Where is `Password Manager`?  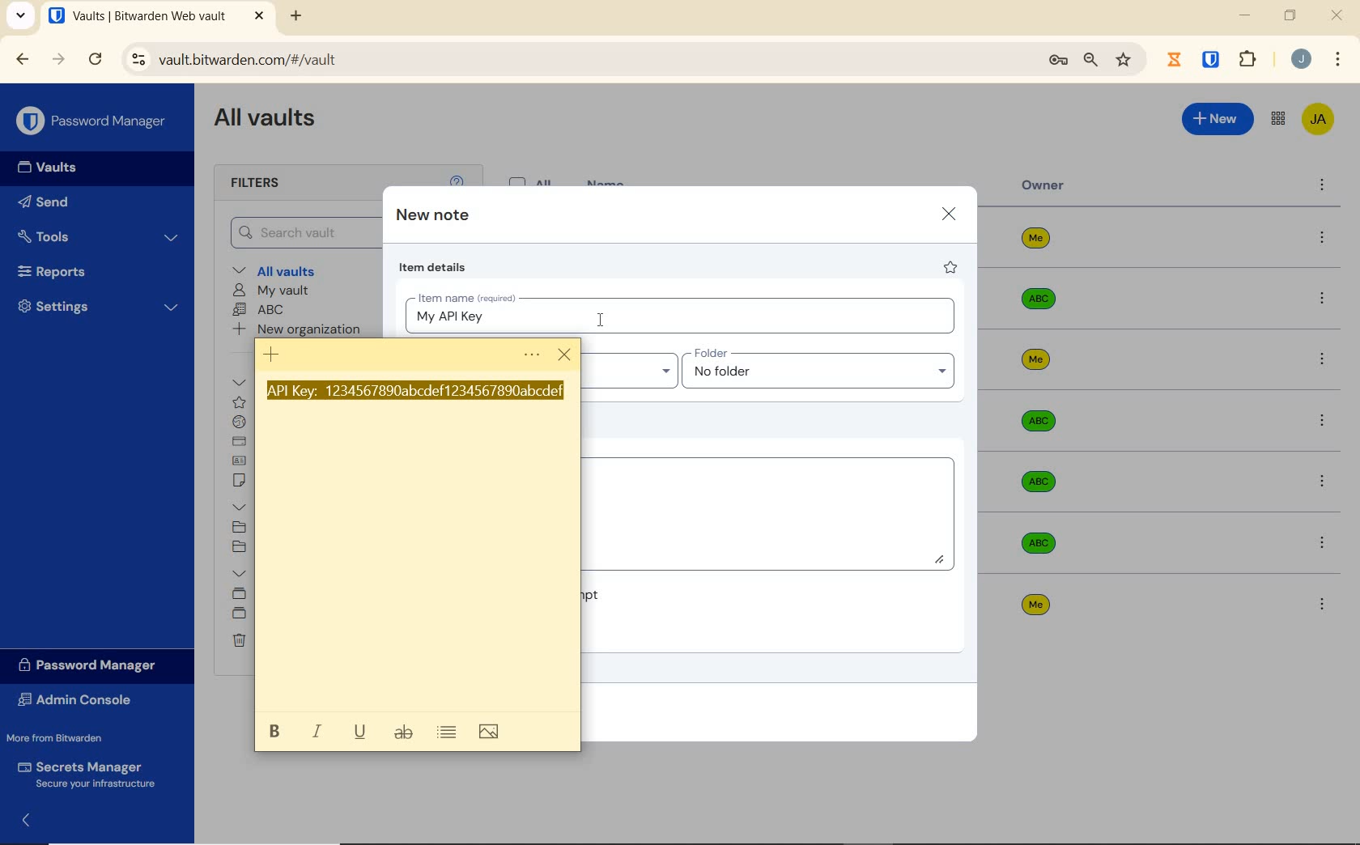 Password Manager is located at coordinates (93, 120).